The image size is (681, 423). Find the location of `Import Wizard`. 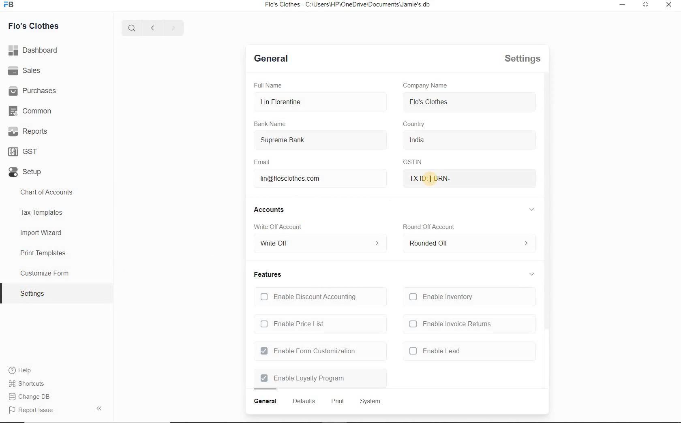

Import Wizard is located at coordinates (42, 233).